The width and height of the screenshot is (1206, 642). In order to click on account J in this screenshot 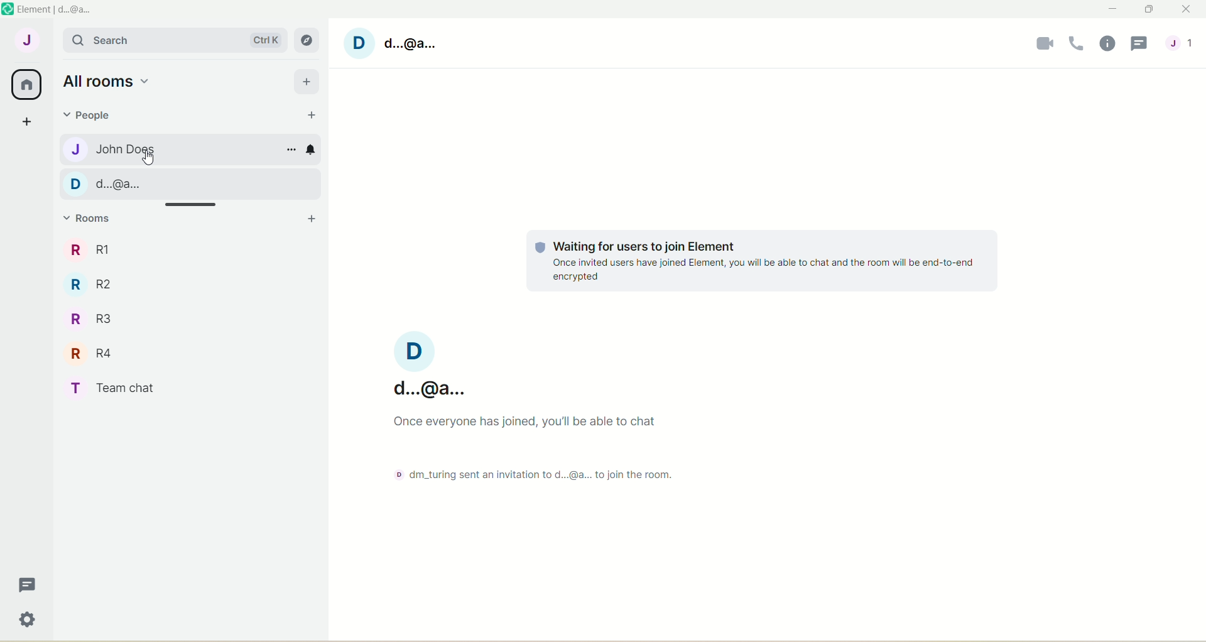, I will do `click(26, 38)`.